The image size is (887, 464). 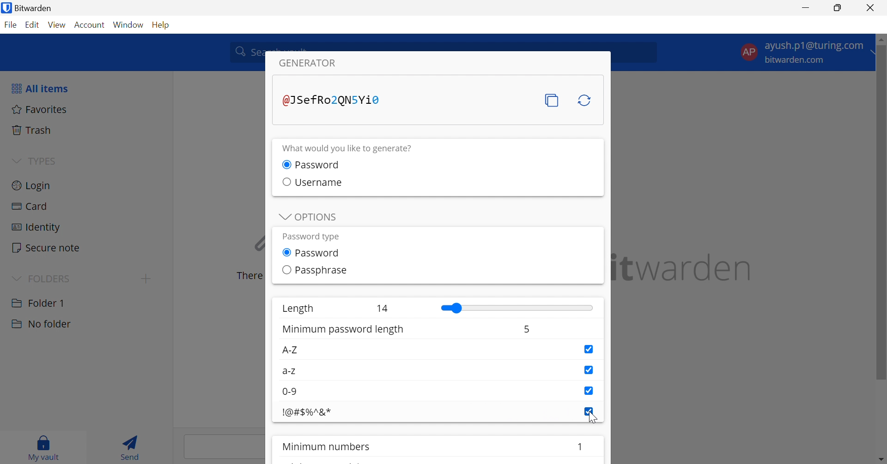 I want to click on Folder, so click(x=39, y=302).